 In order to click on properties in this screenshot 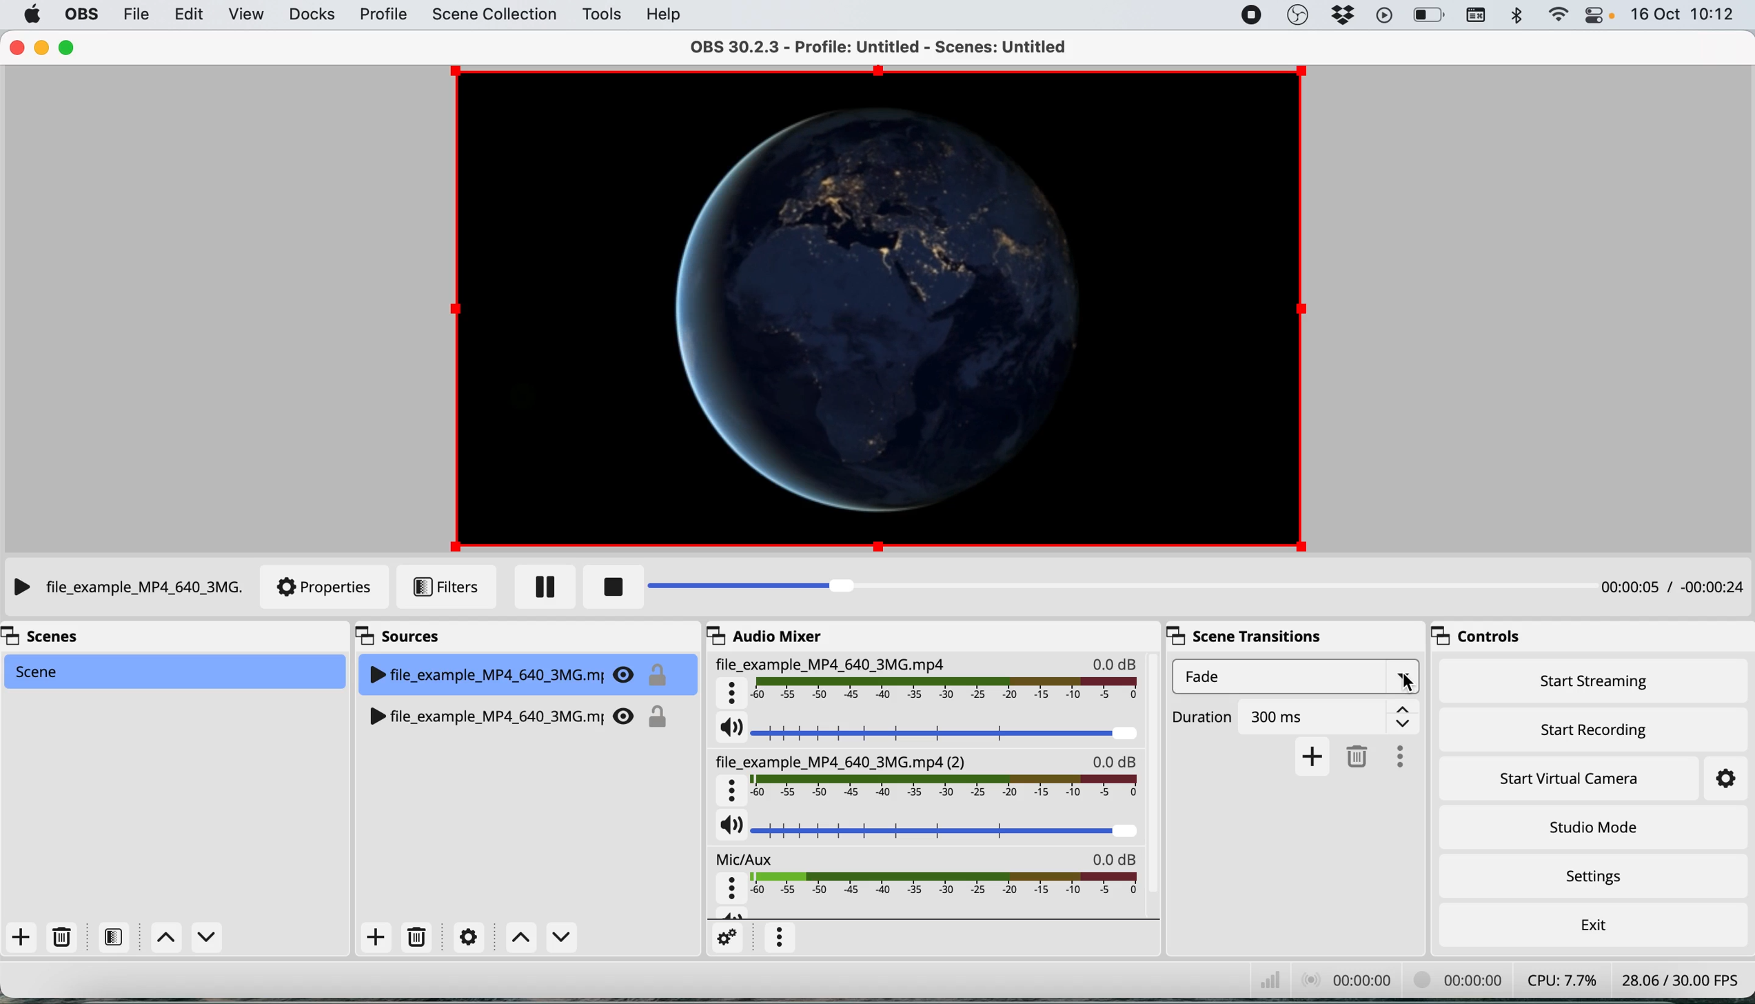, I will do `click(327, 592)`.